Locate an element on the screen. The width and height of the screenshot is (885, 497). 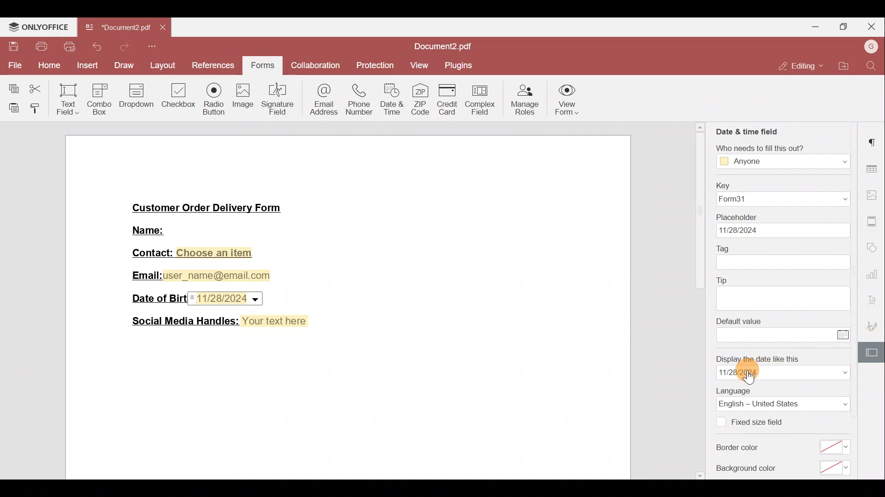
Checkbox is located at coordinates (179, 99).